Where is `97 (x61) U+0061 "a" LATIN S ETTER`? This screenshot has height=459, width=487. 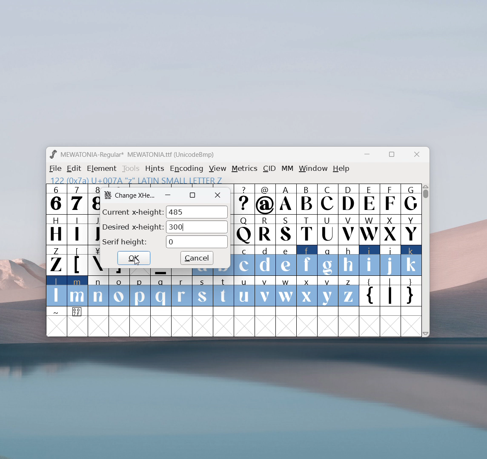
97 (x61) U+0061 "a" LATIN S ETTER is located at coordinates (134, 179).